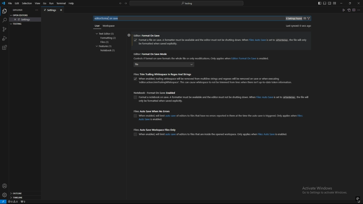 This screenshot has width=363, height=204. What do you see at coordinates (27, 3) in the screenshot?
I see `selection` at bounding box center [27, 3].